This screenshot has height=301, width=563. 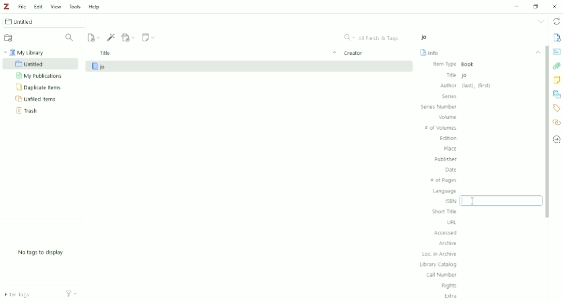 I want to click on Libraries and Collections, so click(x=557, y=94).